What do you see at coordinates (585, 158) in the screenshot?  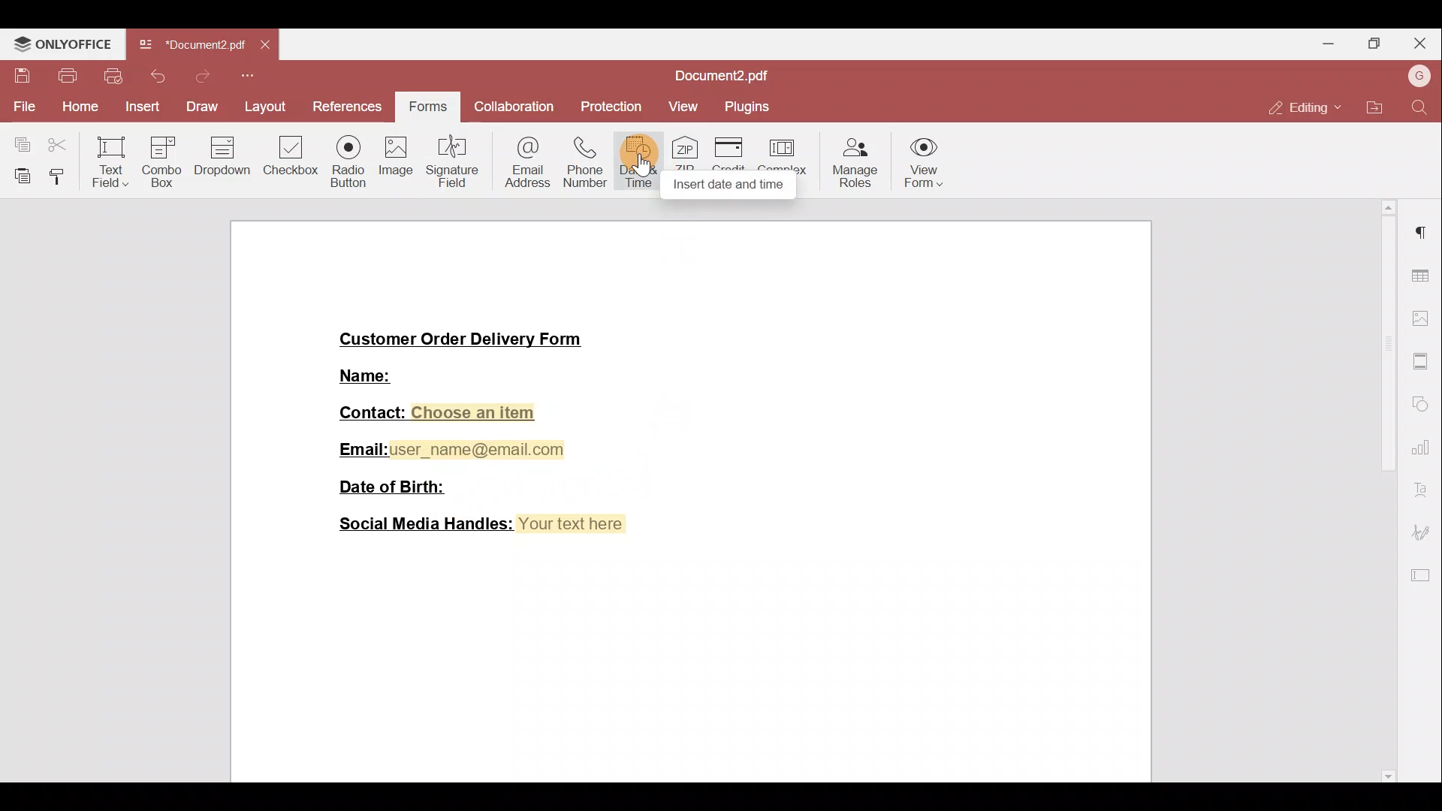 I see `Phone number` at bounding box center [585, 158].